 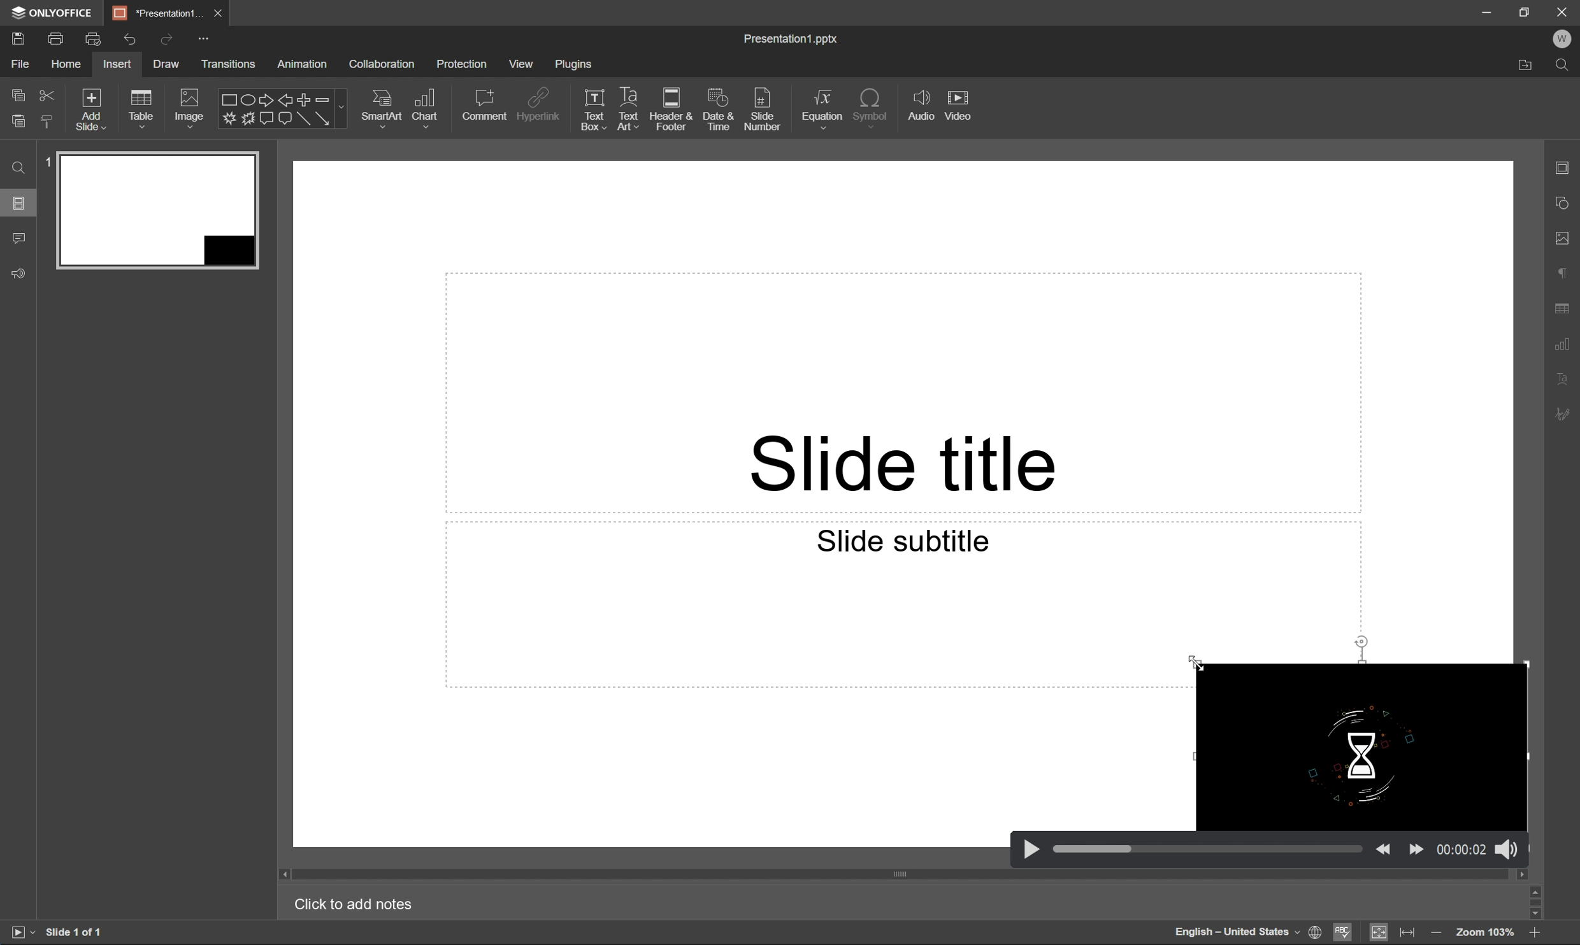 What do you see at coordinates (485, 106) in the screenshot?
I see `comment` at bounding box center [485, 106].